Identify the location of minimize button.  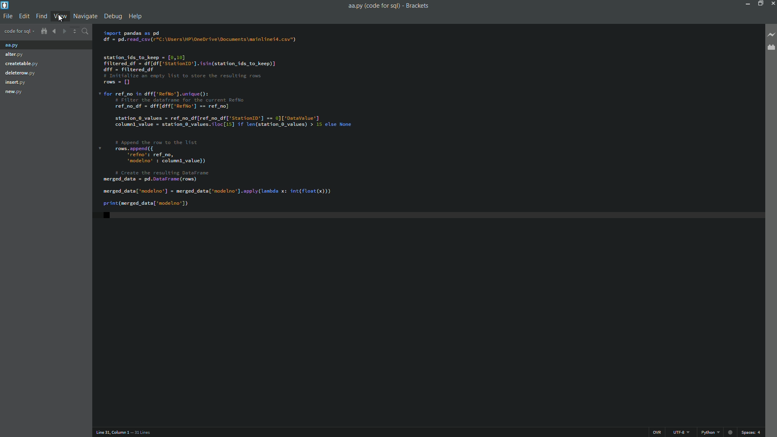
(745, 4).